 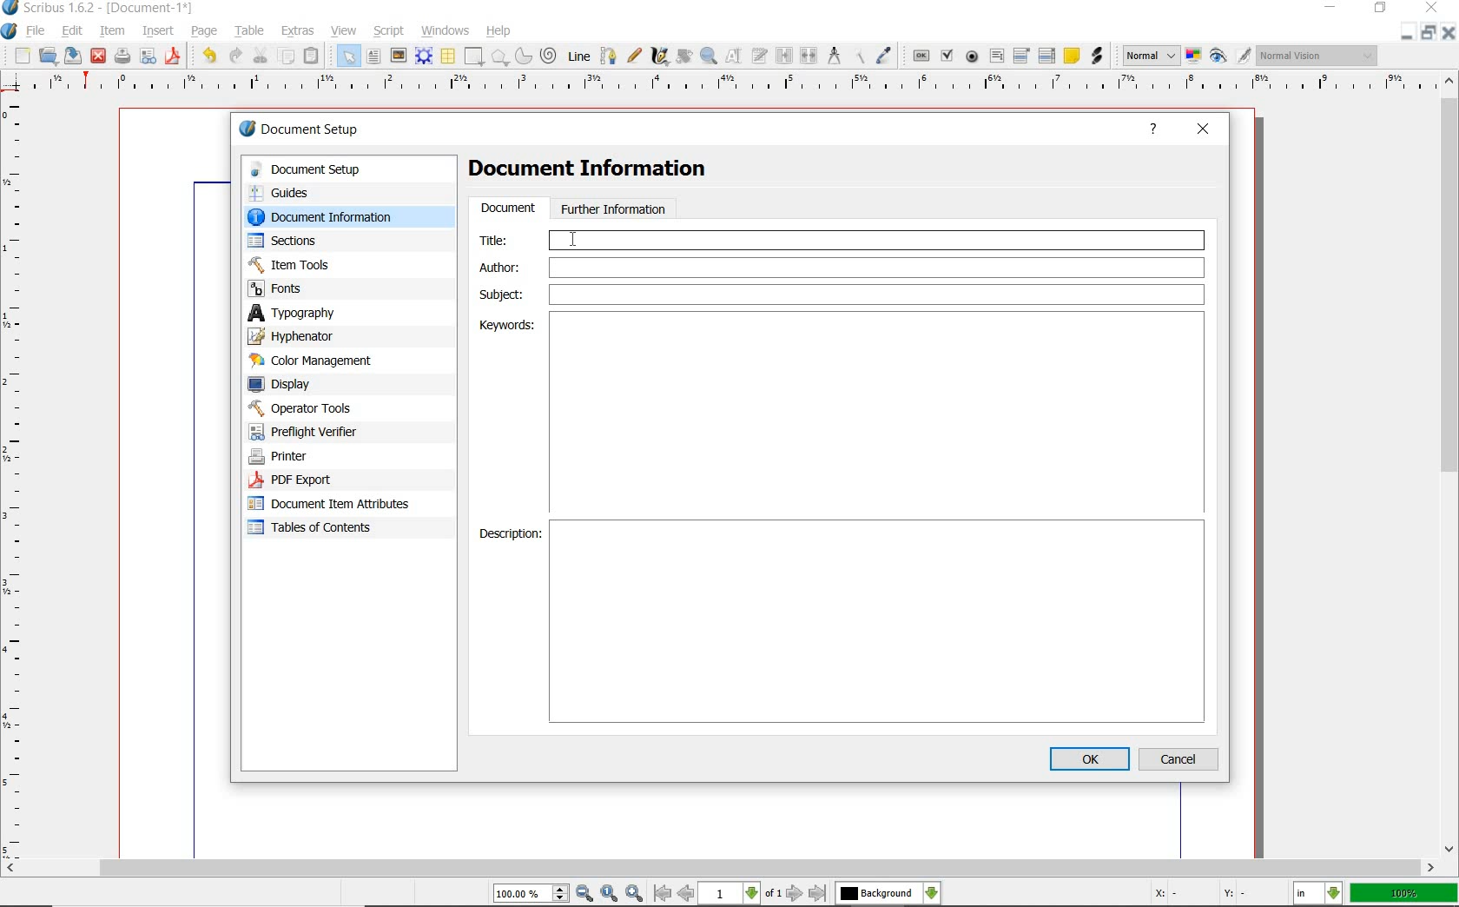 I want to click on edit, so click(x=73, y=30).